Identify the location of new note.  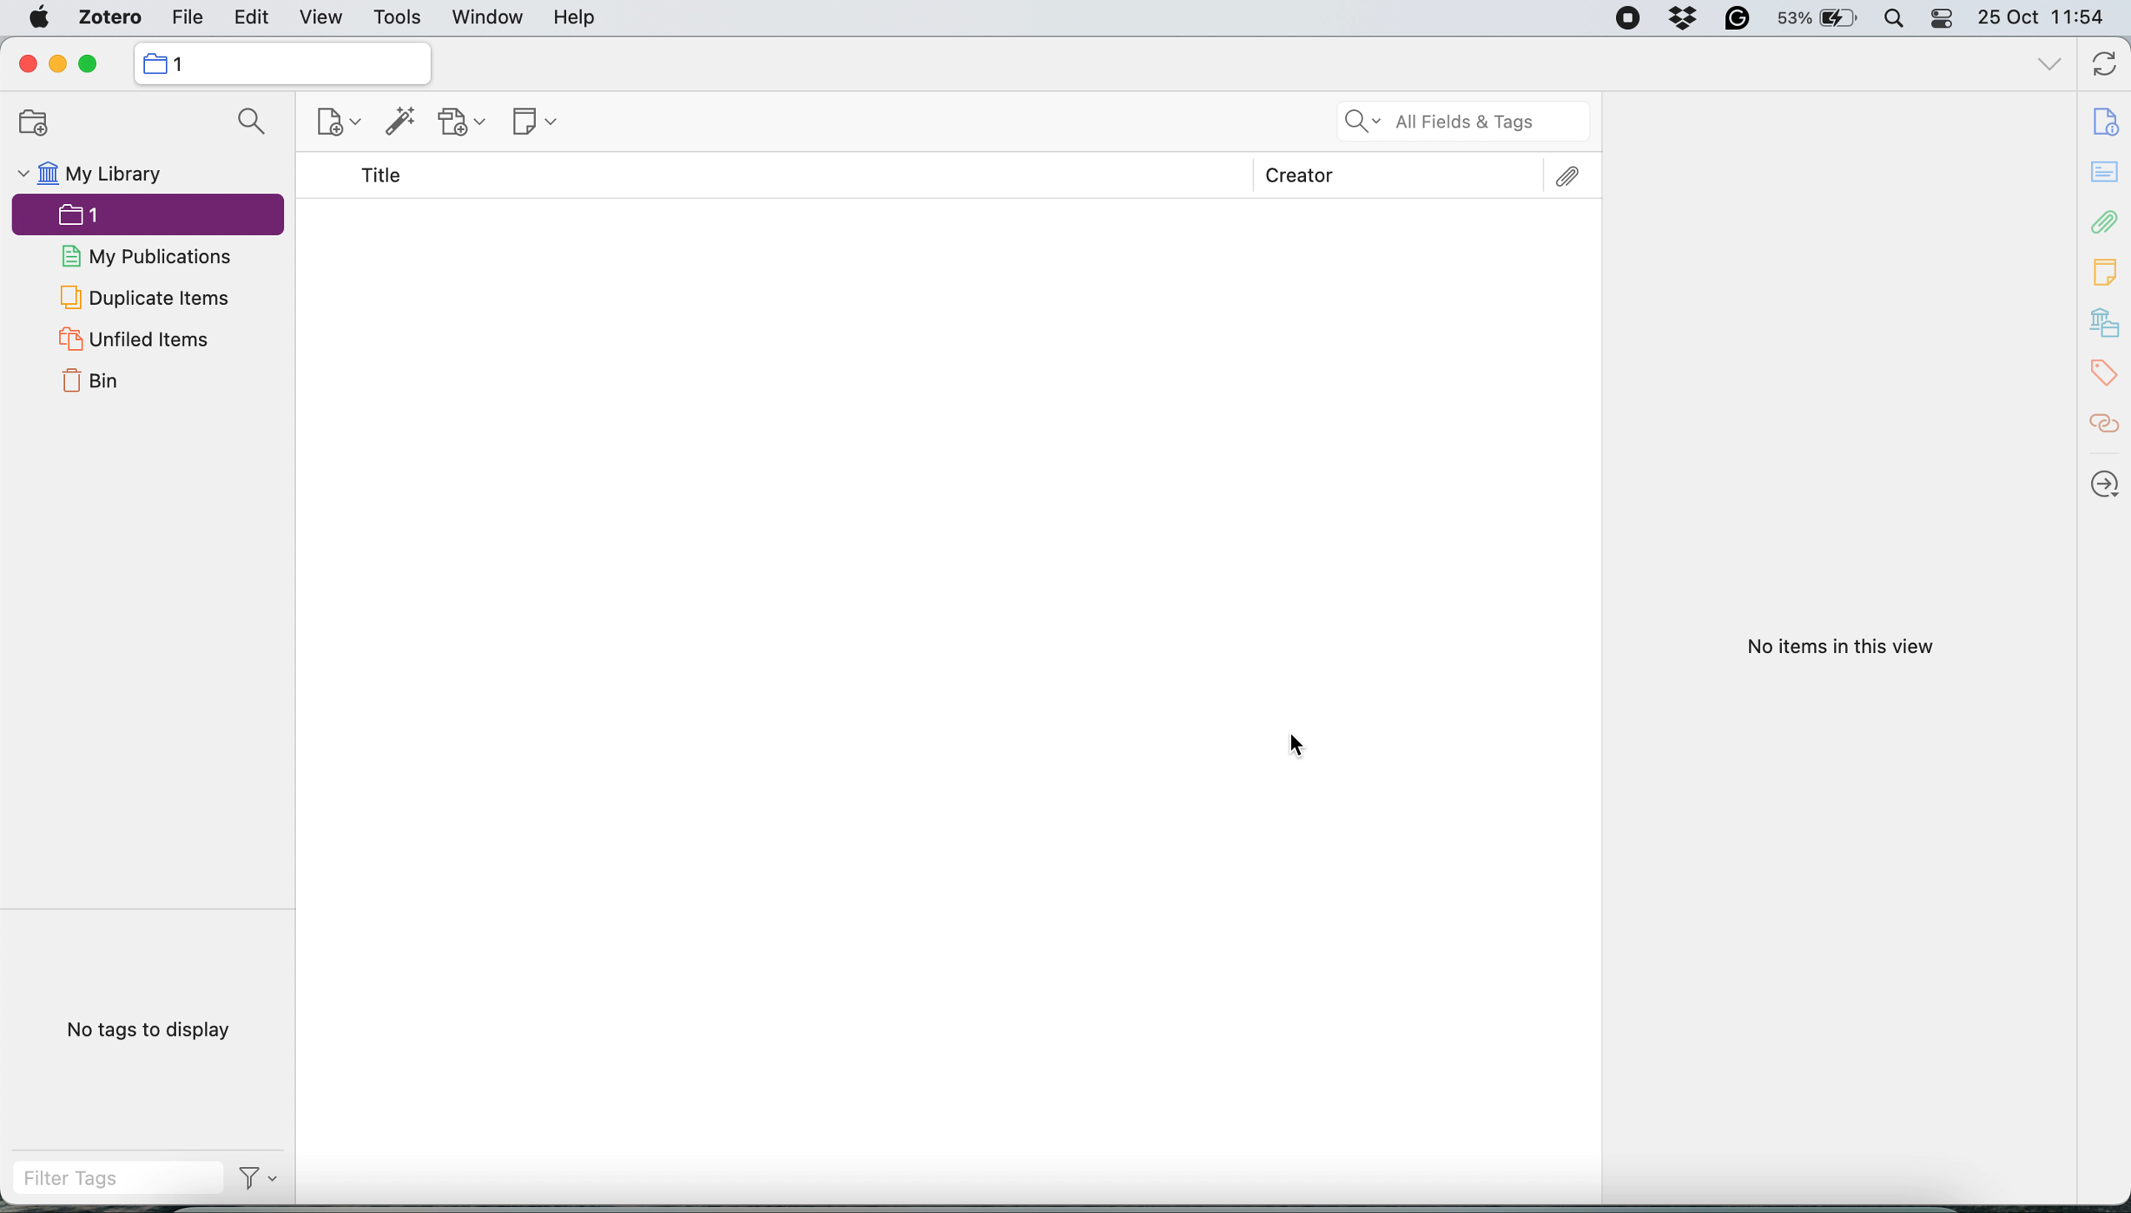
(533, 123).